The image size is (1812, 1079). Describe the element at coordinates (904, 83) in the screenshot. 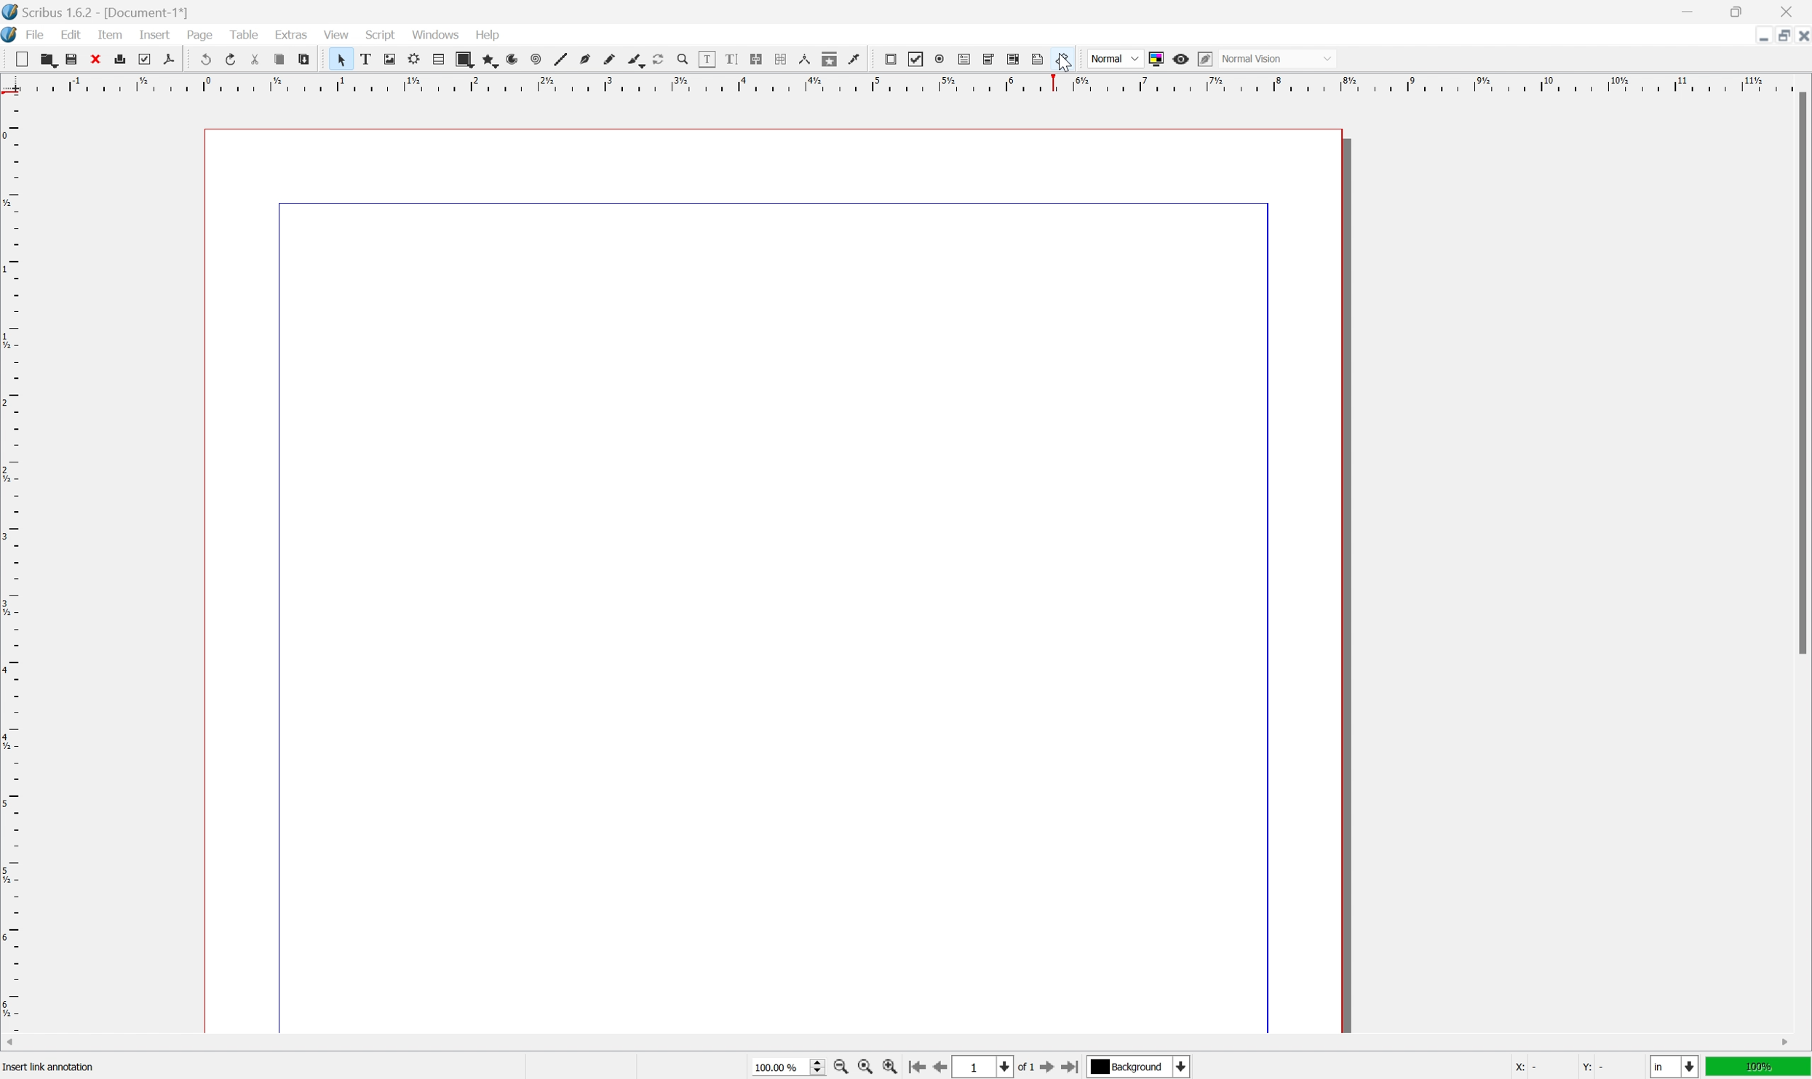

I see `ruler` at that location.